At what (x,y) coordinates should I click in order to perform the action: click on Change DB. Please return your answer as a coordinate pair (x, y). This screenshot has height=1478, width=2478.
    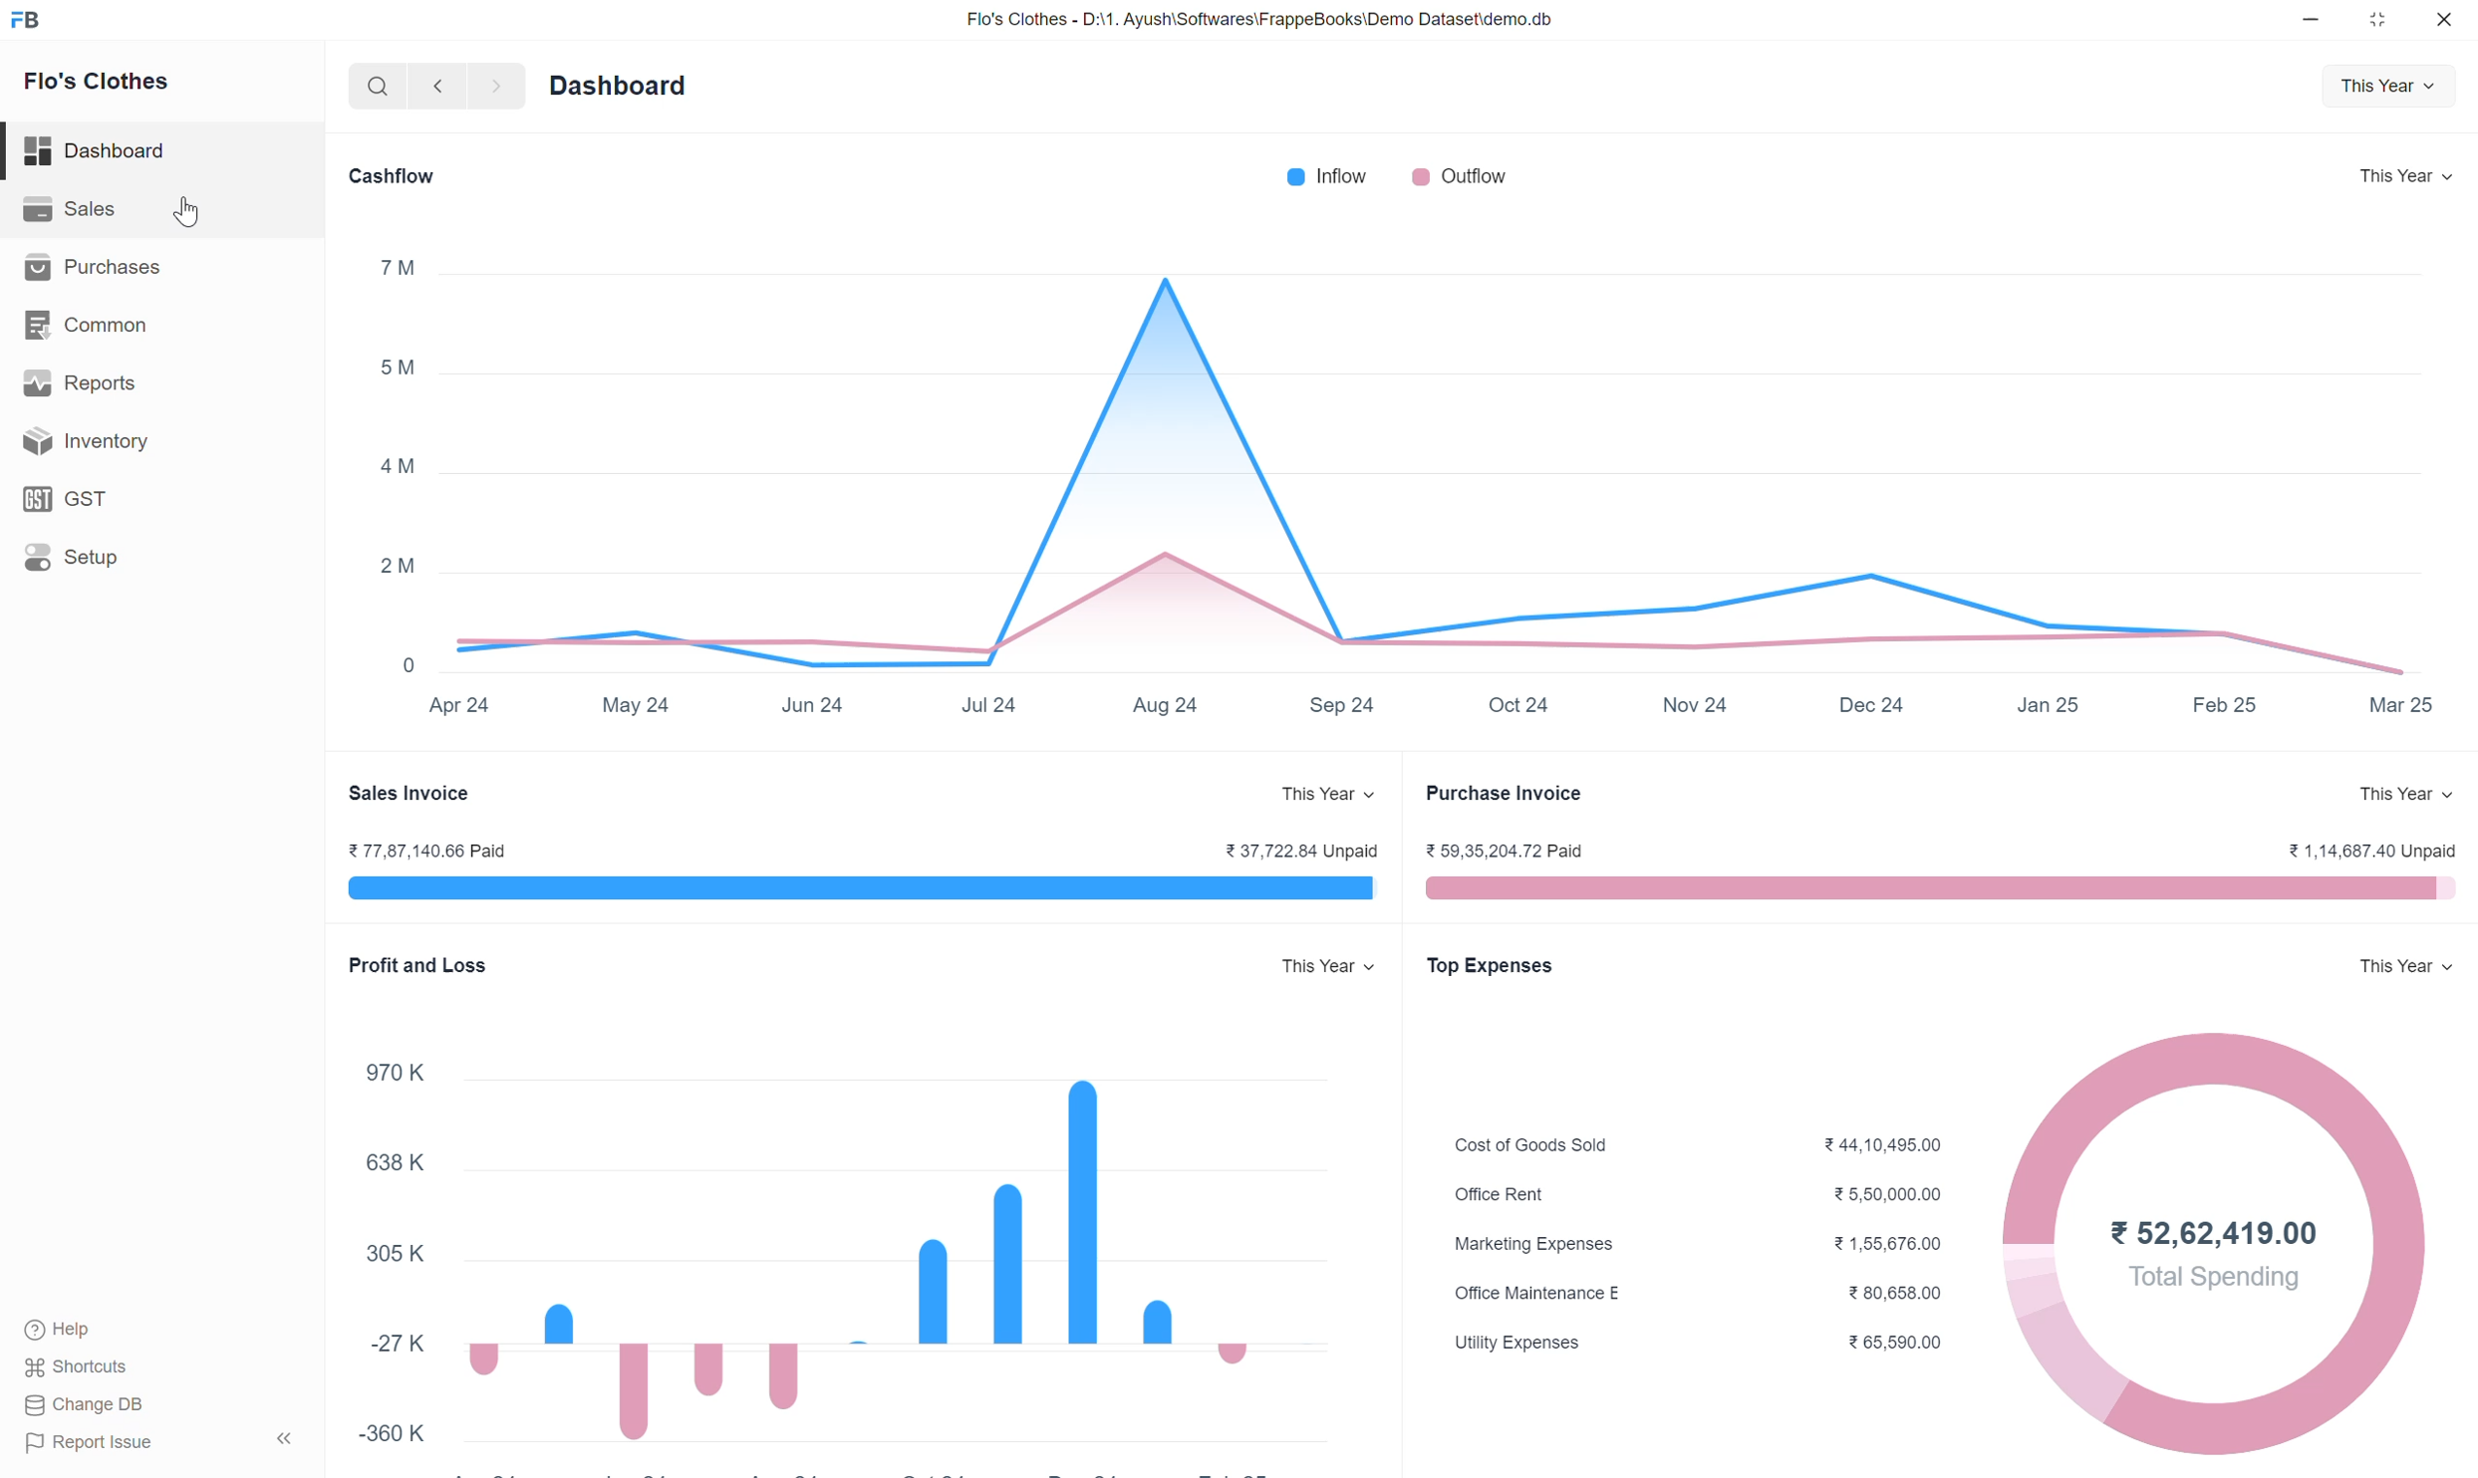
    Looking at the image, I should click on (88, 1408).